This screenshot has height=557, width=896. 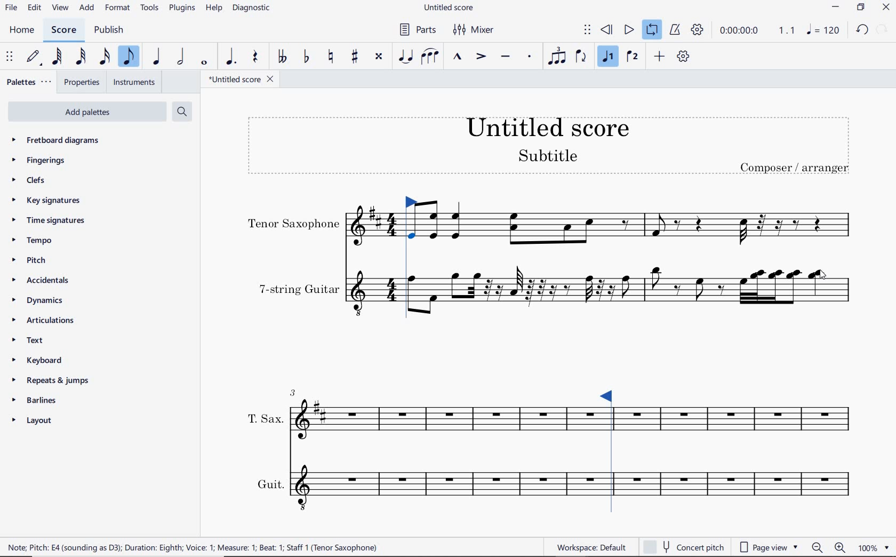 I want to click on 32ND NOTE, so click(x=80, y=57).